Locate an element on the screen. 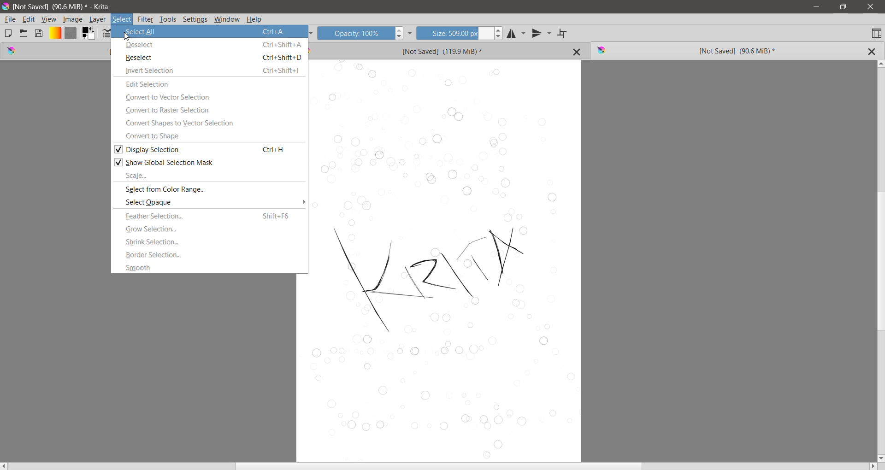  File is located at coordinates (10, 19).